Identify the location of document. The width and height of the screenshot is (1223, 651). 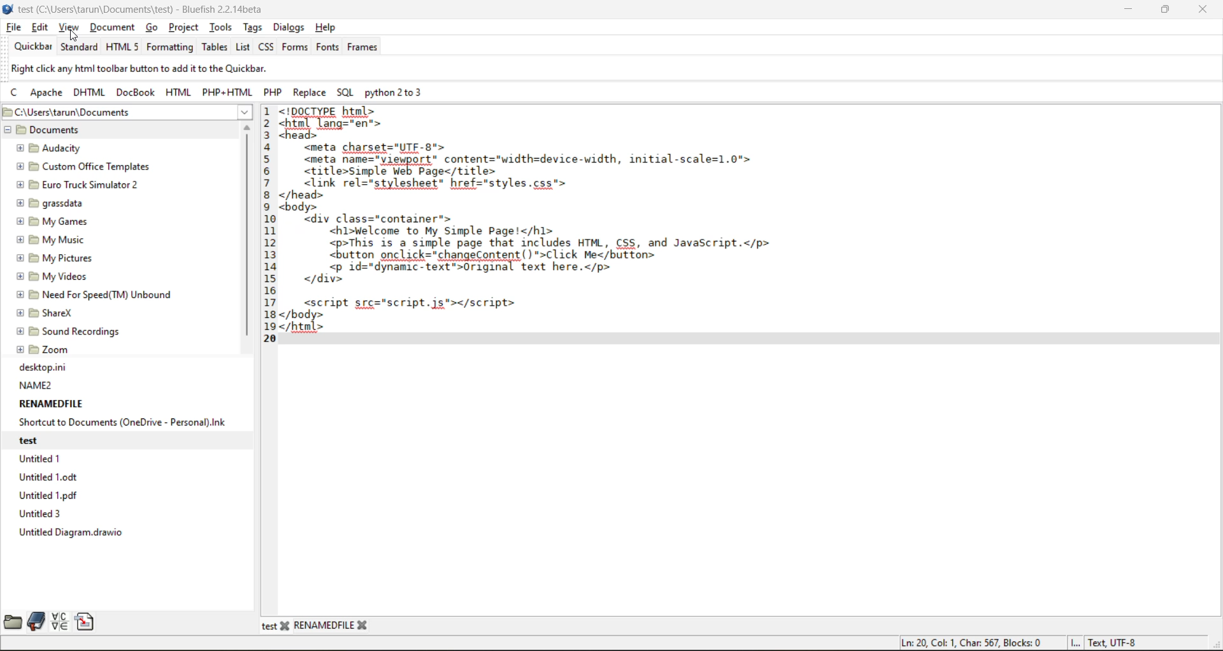
(114, 27).